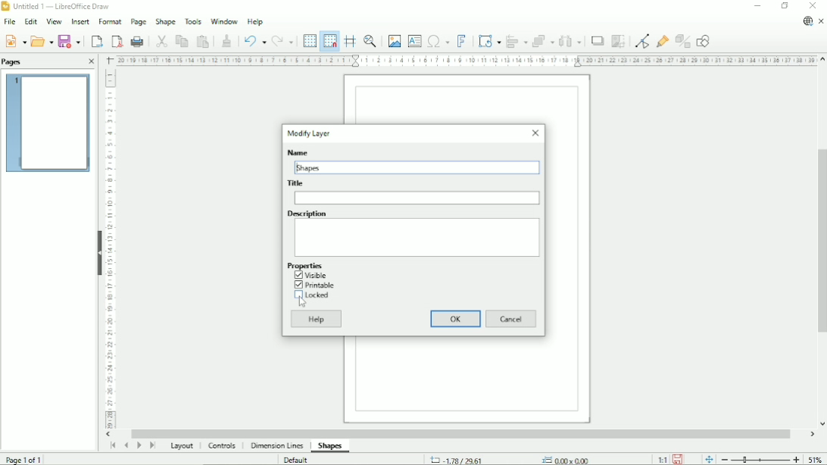 The image size is (827, 465). Describe the element at coordinates (317, 319) in the screenshot. I see `Help` at that location.